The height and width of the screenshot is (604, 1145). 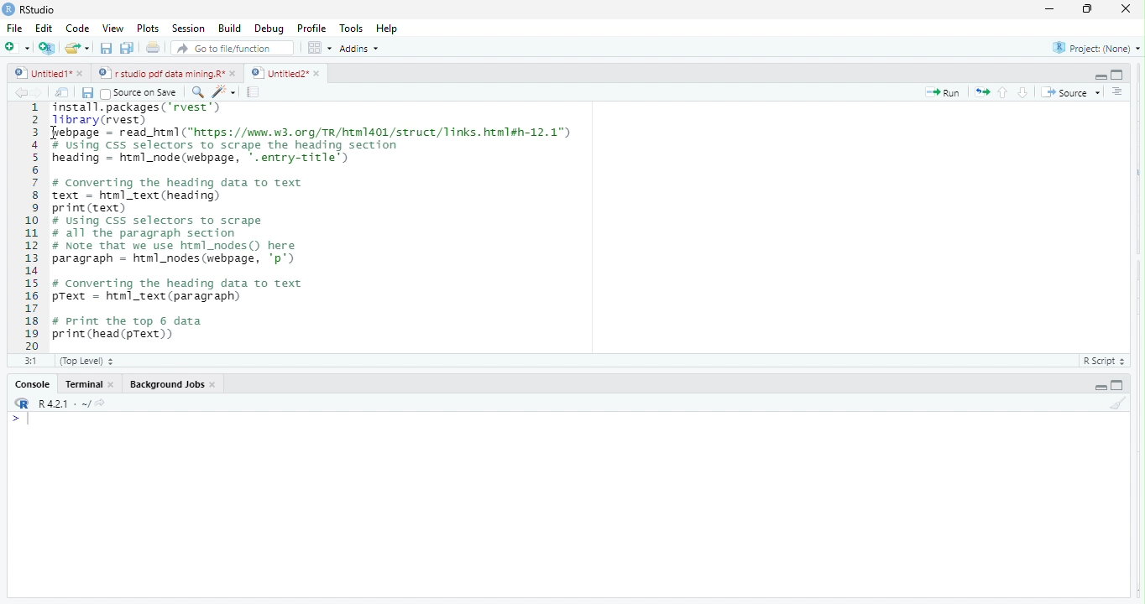 What do you see at coordinates (147, 29) in the screenshot?
I see `Plots` at bounding box center [147, 29].